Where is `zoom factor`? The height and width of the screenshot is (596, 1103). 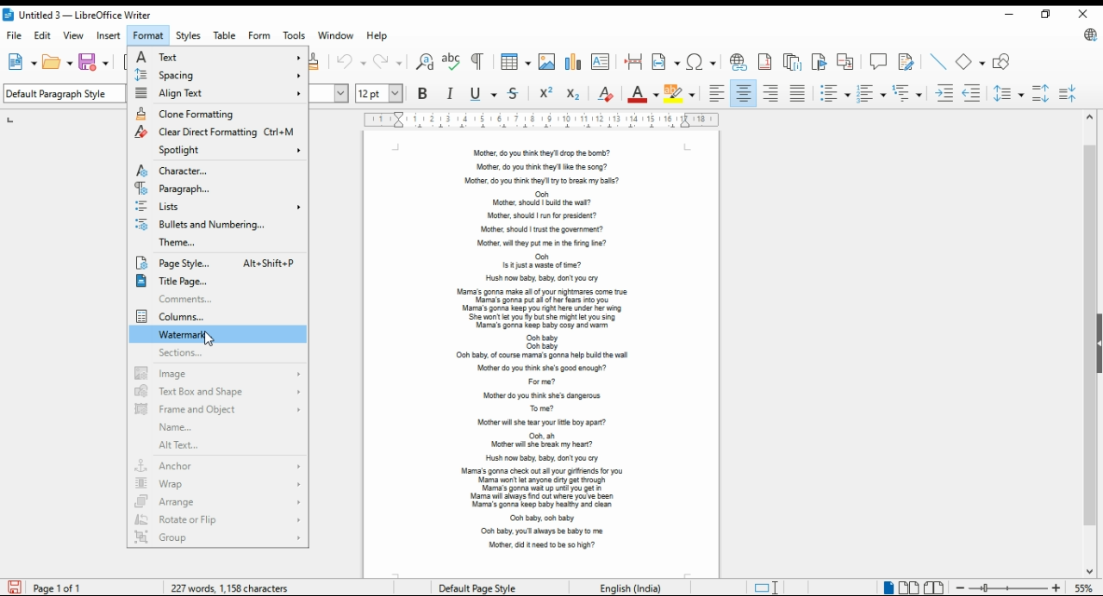 zoom factor is located at coordinates (1085, 588).